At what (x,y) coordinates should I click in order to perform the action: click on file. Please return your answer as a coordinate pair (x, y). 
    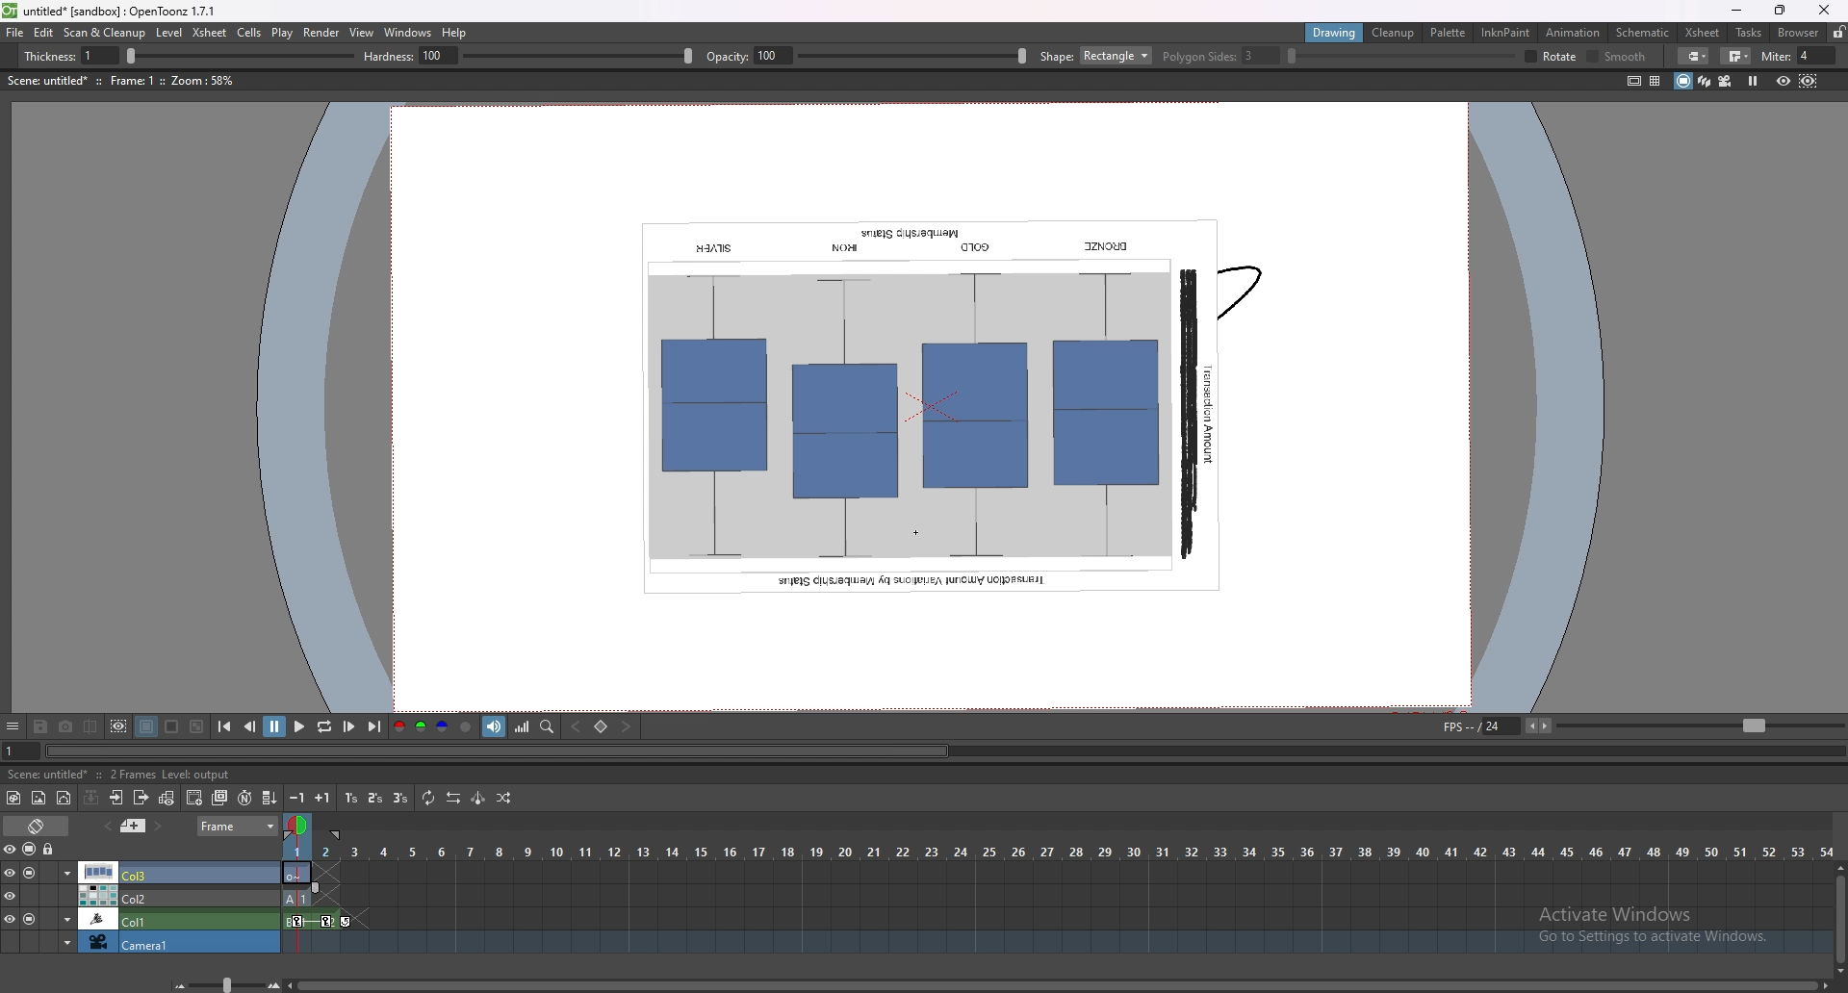
    Looking at the image, I should click on (15, 32).